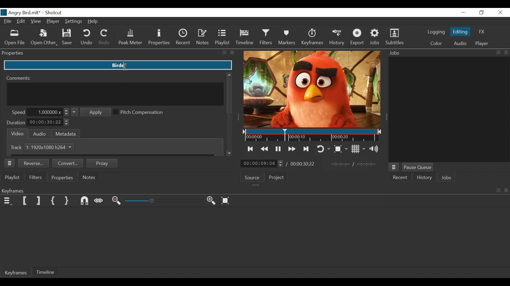 Image resolution: width=510 pixels, height=286 pixels. Describe the element at coordinates (425, 178) in the screenshot. I see `History` at that location.